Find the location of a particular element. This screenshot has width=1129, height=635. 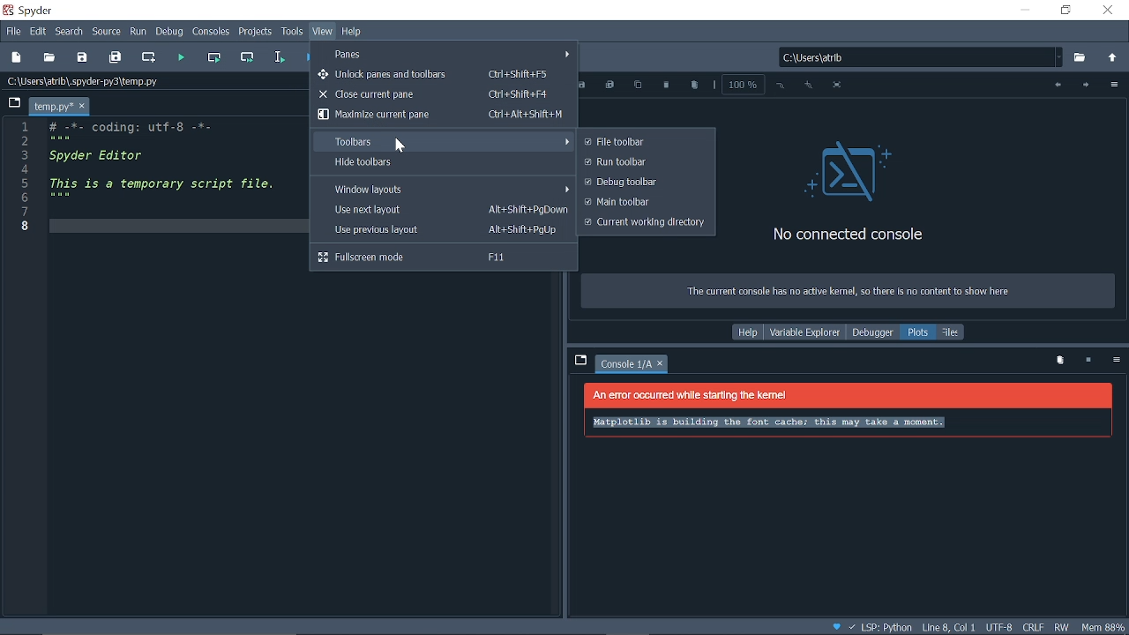

 is located at coordinates (662, 363).